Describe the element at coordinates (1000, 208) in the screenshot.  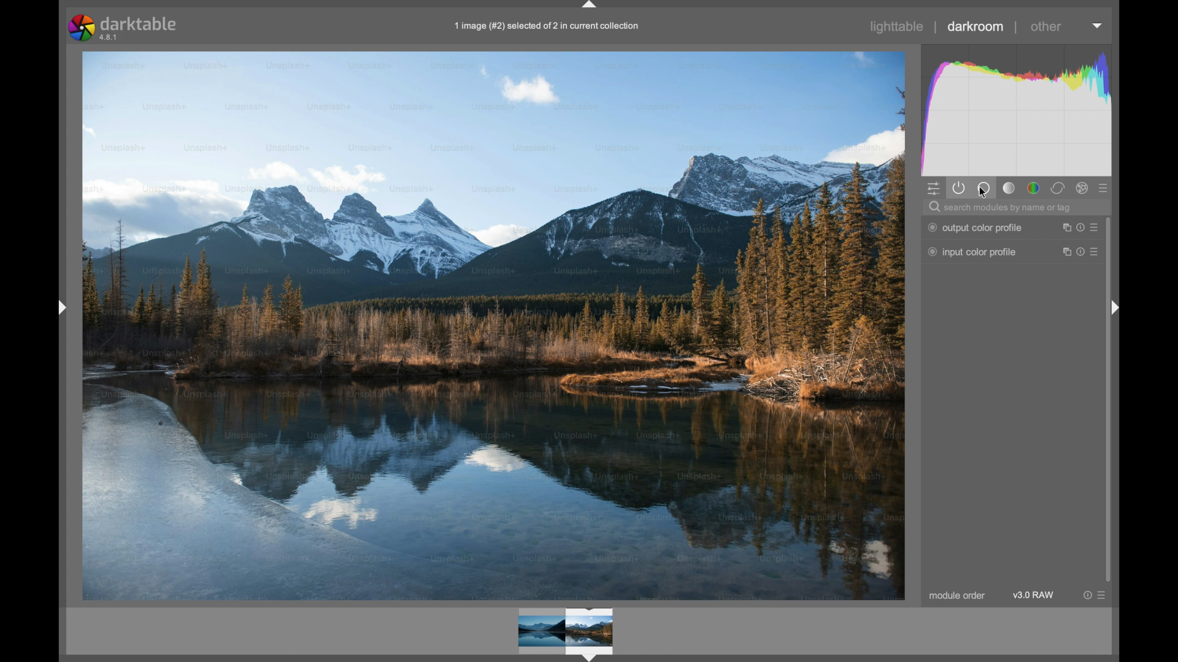
I see `search modules by name or tag` at that location.